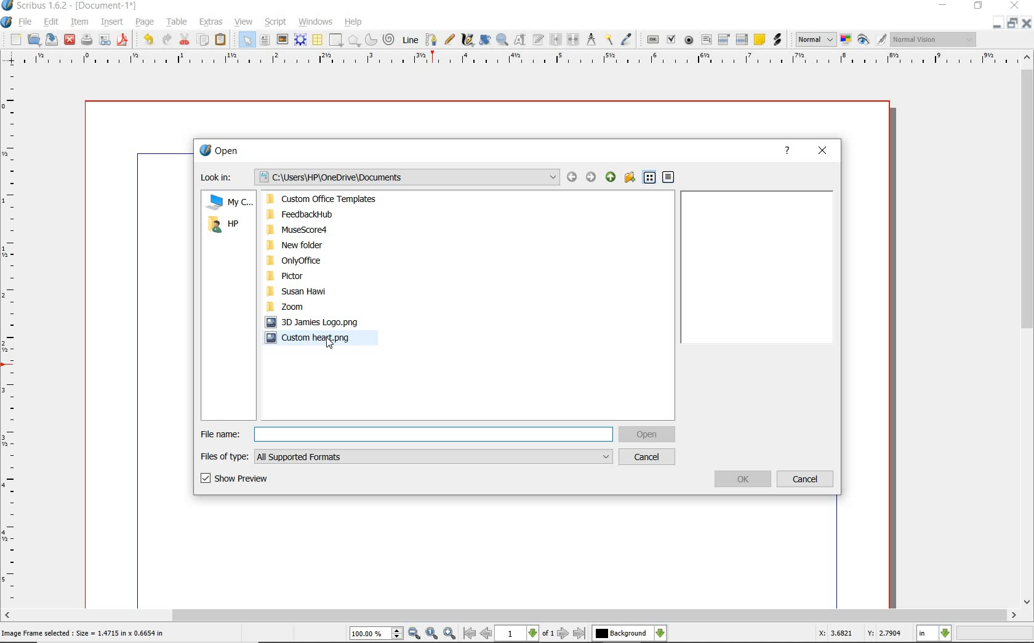 This screenshot has height=643, width=1034. Describe the element at coordinates (26, 23) in the screenshot. I see `file` at that location.